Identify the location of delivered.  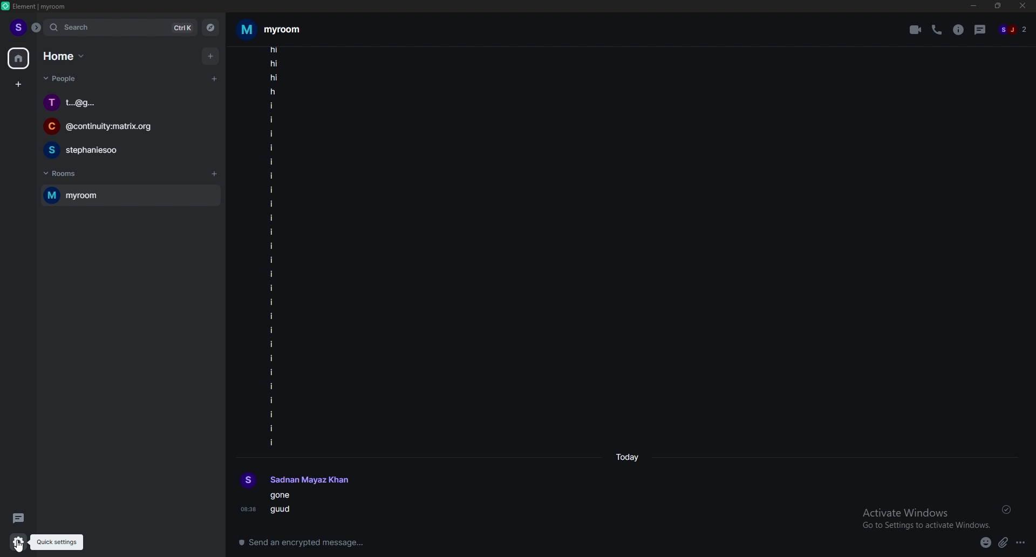
(1007, 509).